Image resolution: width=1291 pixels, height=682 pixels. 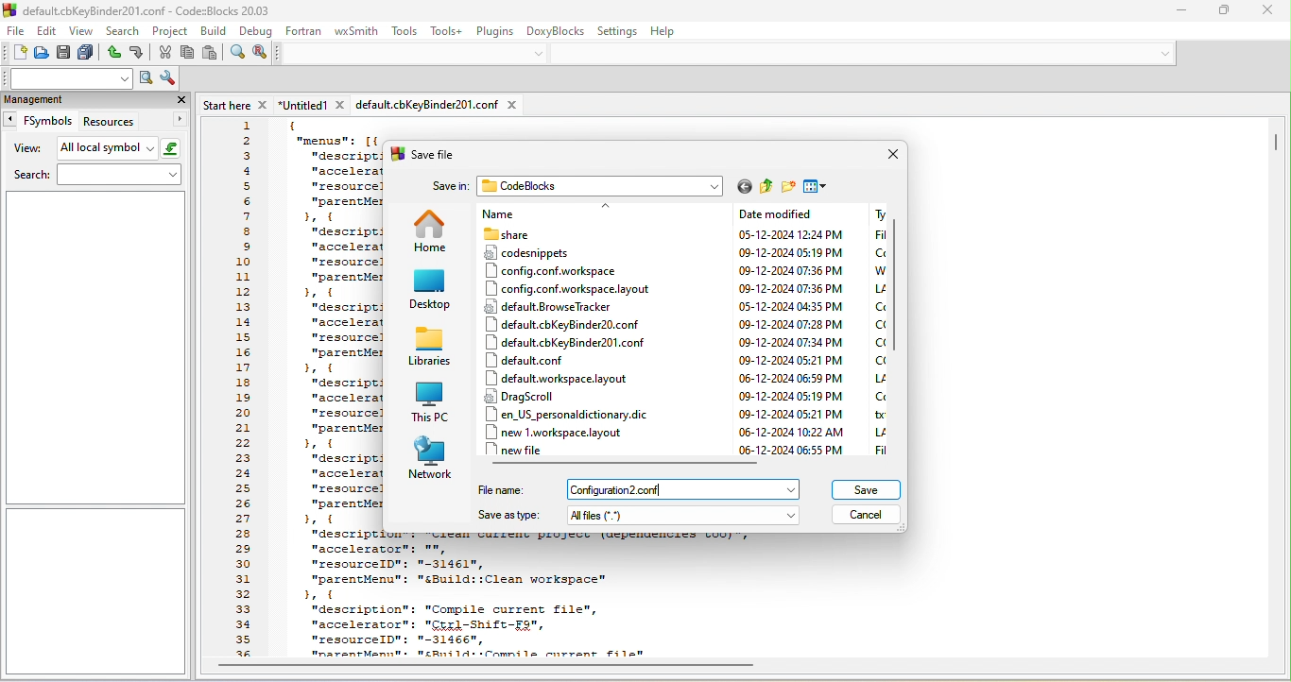 I want to click on view, so click(x=84, y=33).